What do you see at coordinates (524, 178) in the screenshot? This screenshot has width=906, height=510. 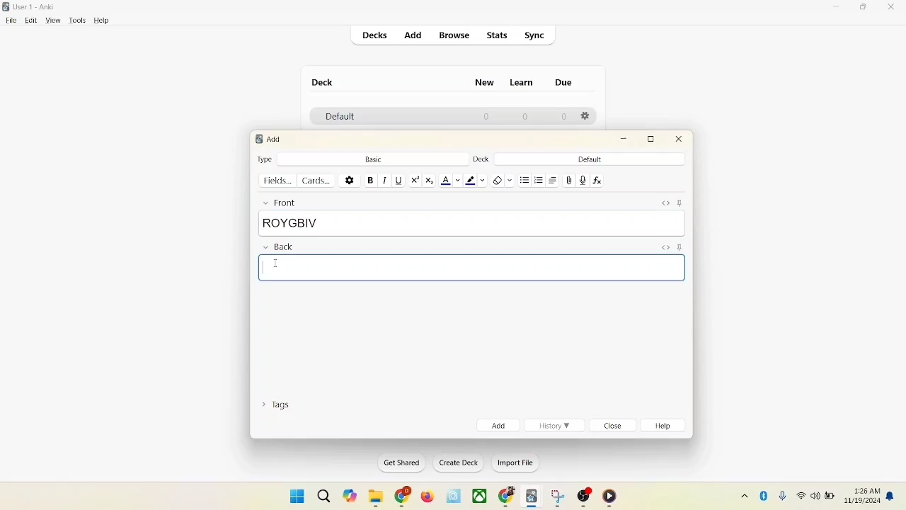 I see `unordered list` at bounding box center [524, 178].